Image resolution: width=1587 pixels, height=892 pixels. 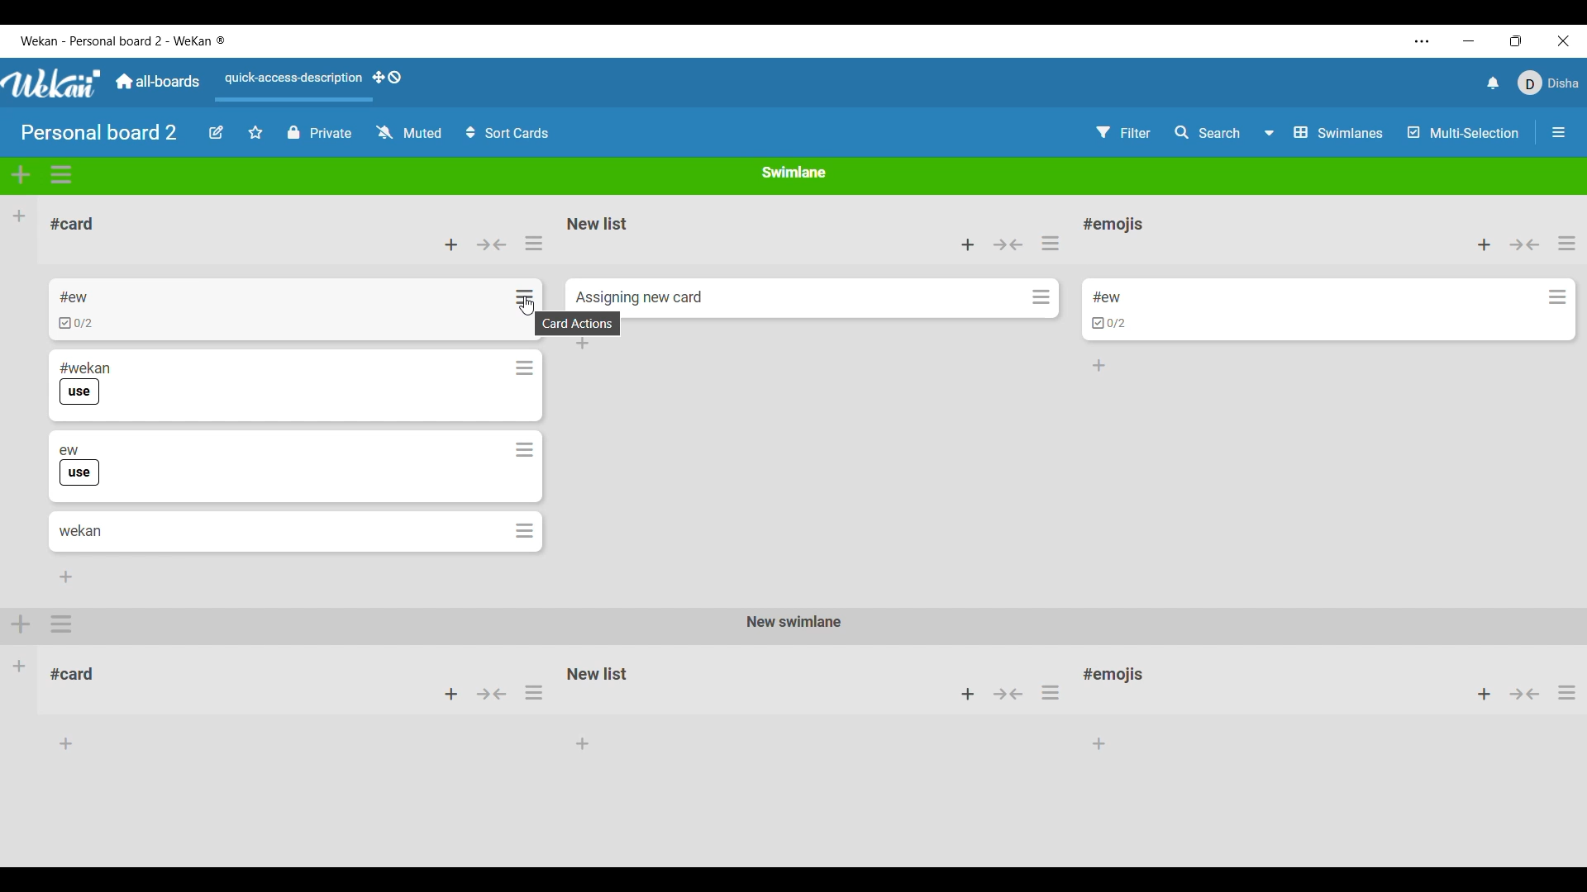 What do you see at coordinates (522, 414) in the screenshot?
I see `Card actions of each respective card in the list` at bounding box center [522, 414].